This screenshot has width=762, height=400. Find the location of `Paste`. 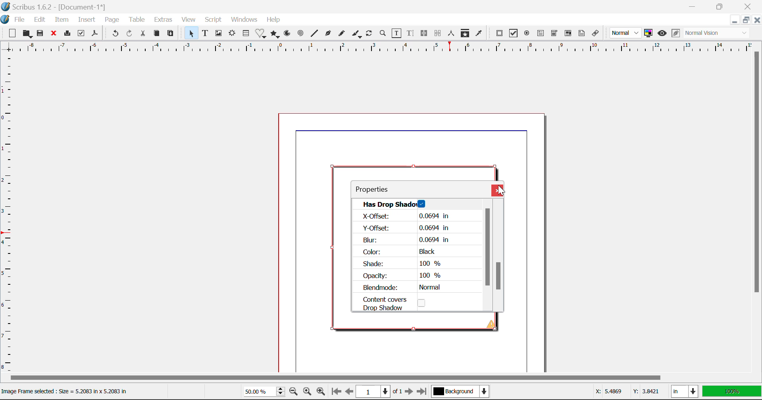

Paste is located at coordinates (172, 35).